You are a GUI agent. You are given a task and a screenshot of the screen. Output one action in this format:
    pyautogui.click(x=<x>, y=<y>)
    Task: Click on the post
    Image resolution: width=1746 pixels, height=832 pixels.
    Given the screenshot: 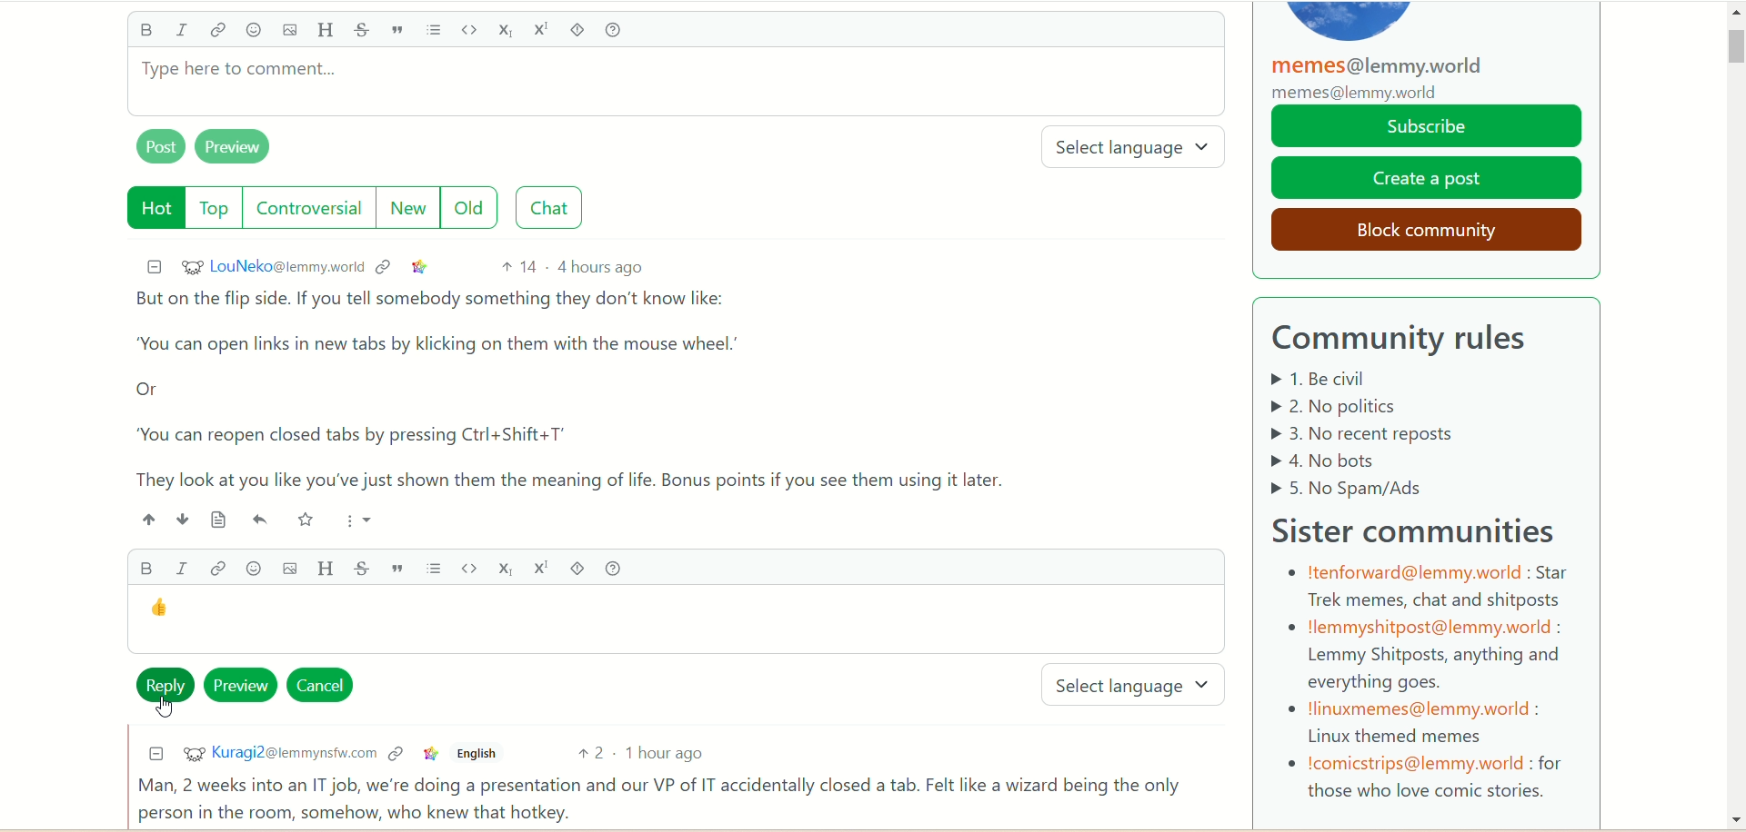 What is the action you would take?
    pyautogui.click(x=156, y=149)
    